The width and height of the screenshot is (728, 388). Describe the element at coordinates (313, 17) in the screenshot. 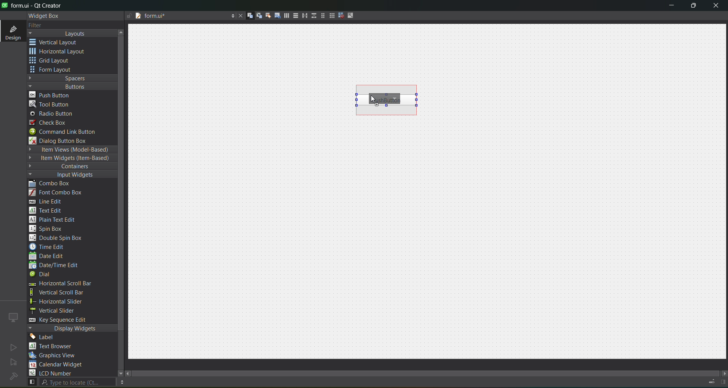

I see `vertical splitter` at that location.